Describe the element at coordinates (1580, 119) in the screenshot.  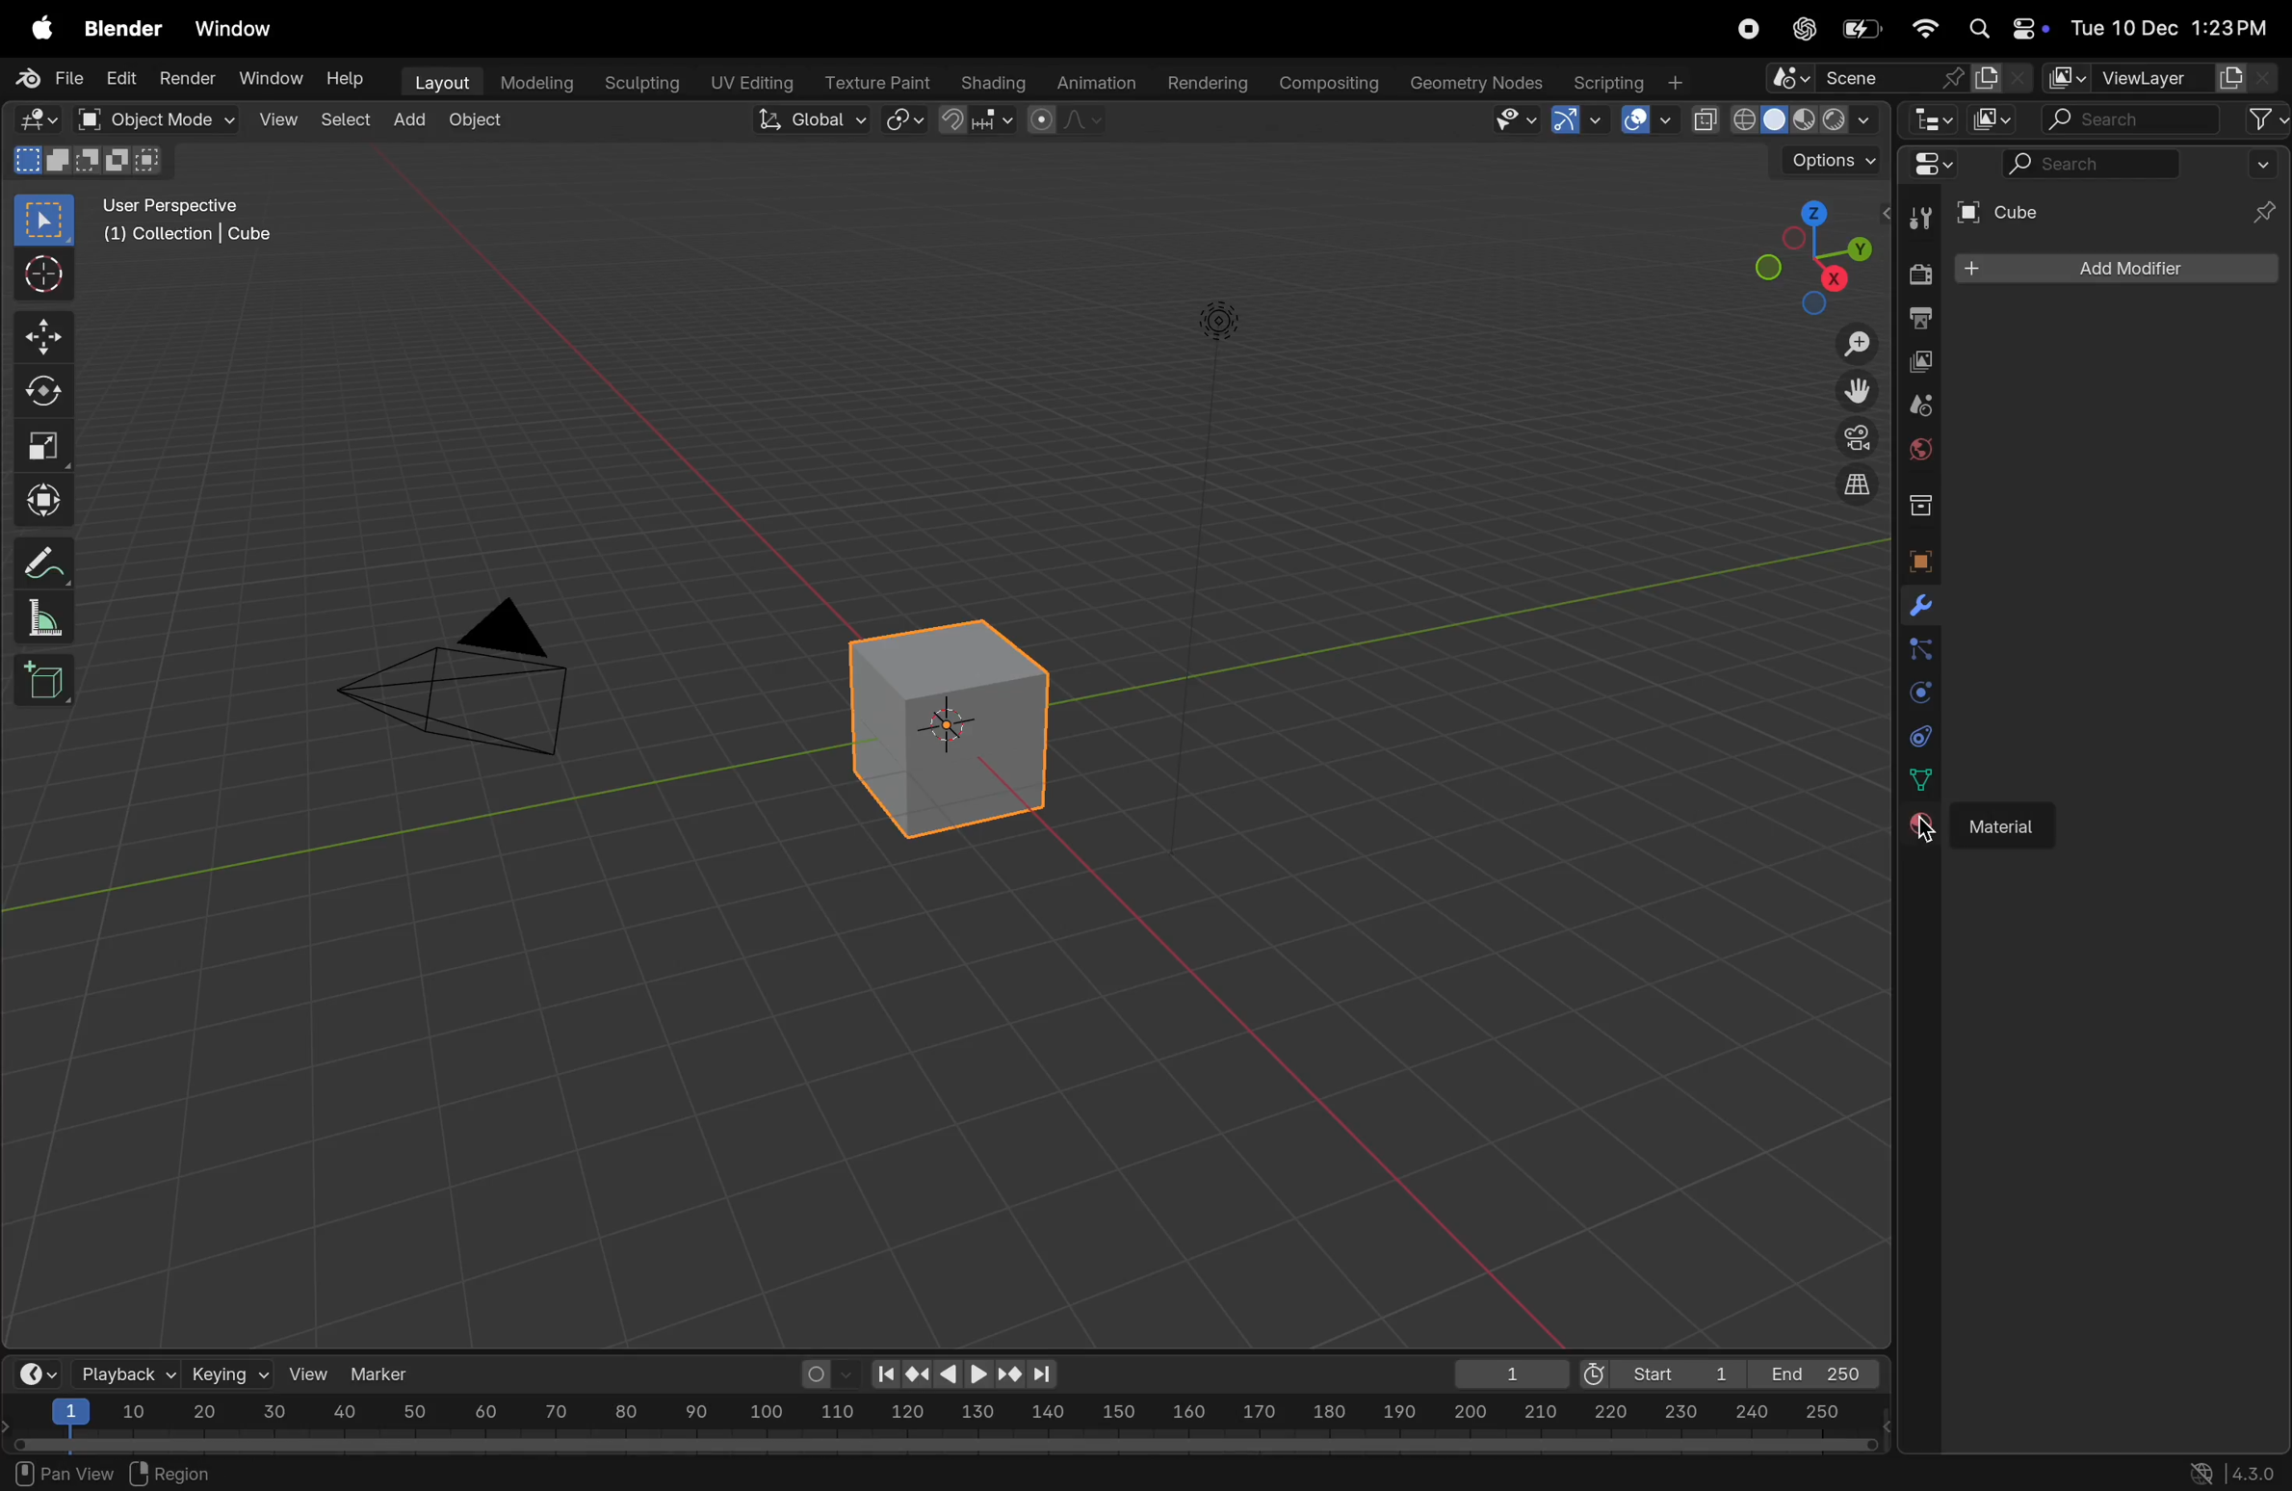
I see `show gimzo` at that location.